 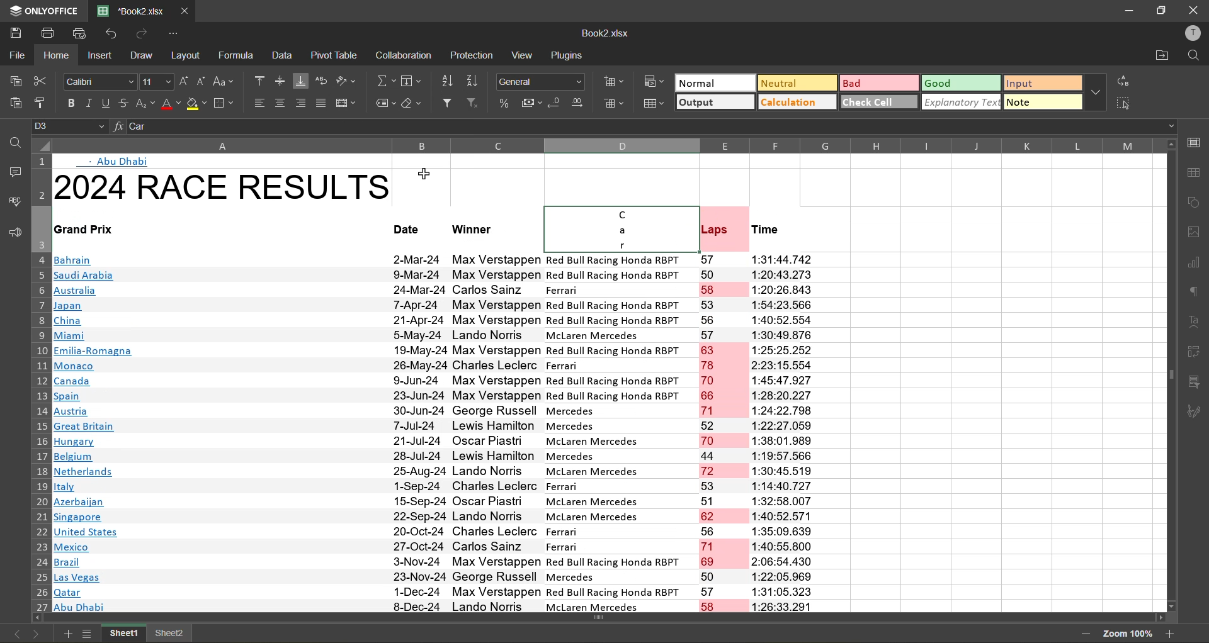 What do you see at coordinates (322, 80) in the screenshot?
I see `wrap text` at bounding box center [322, 80].